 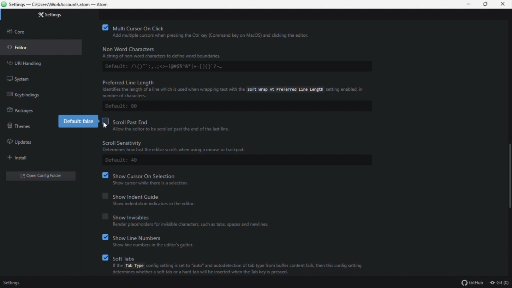 I want to click on Settings, so click(x=19, y=282).